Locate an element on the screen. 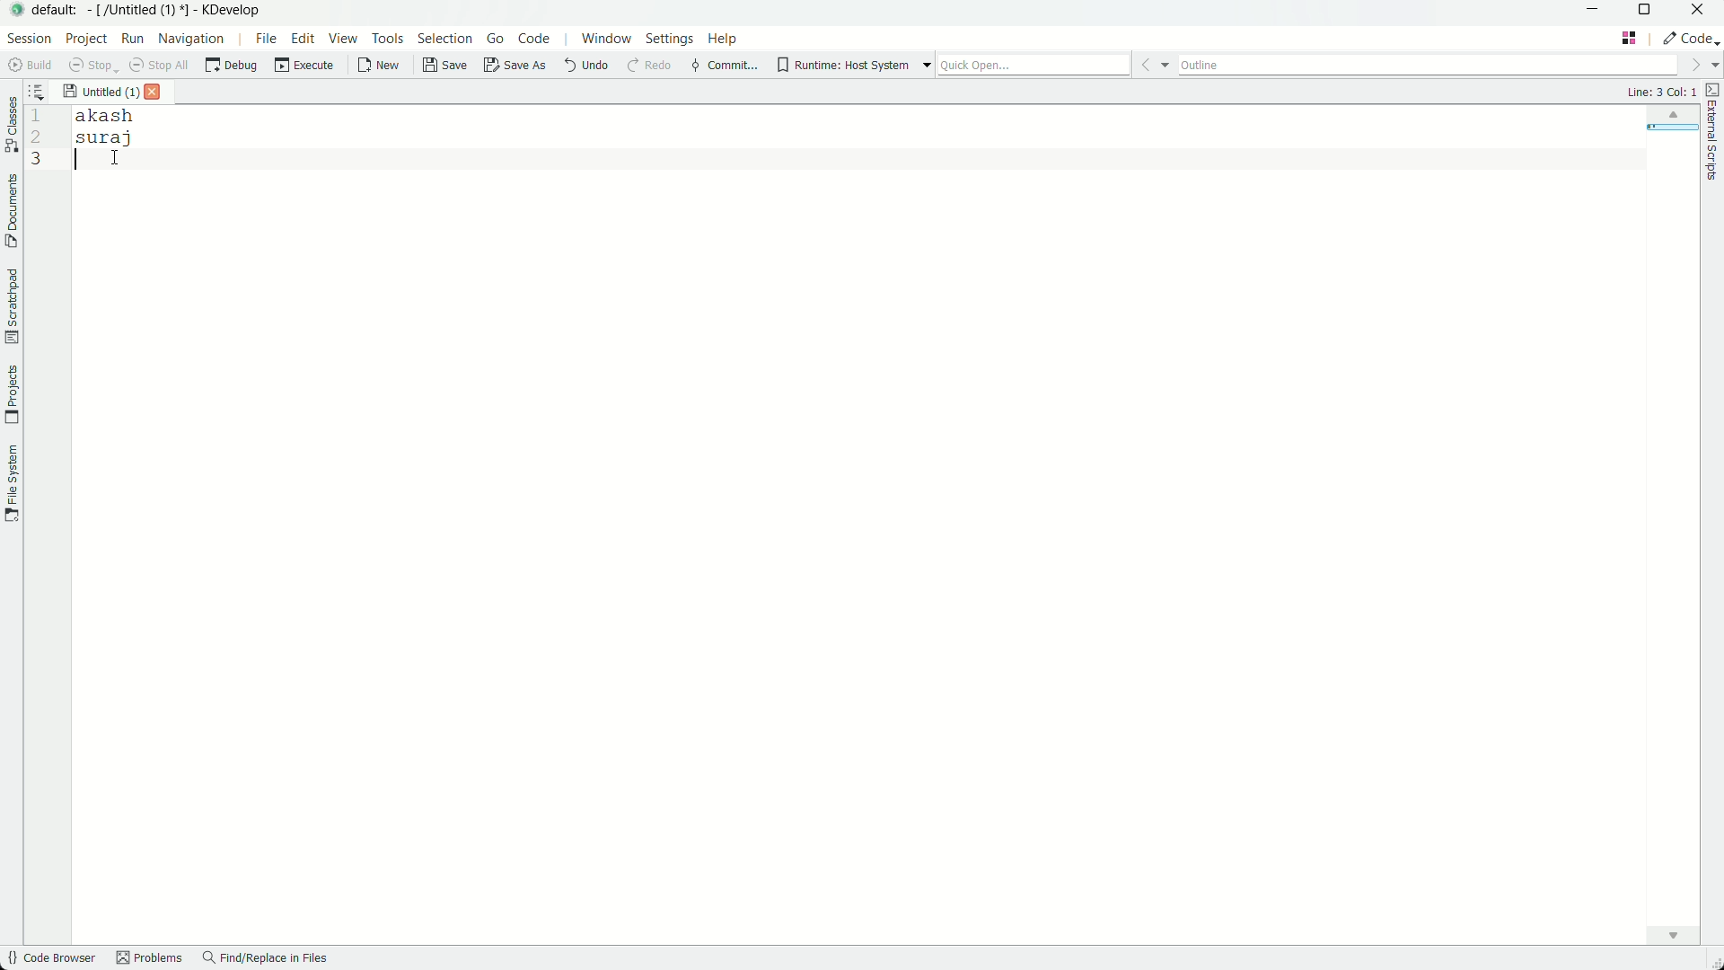 This screenshot has width=1724, height=970. Cursor is located at coordinates (117, 158).